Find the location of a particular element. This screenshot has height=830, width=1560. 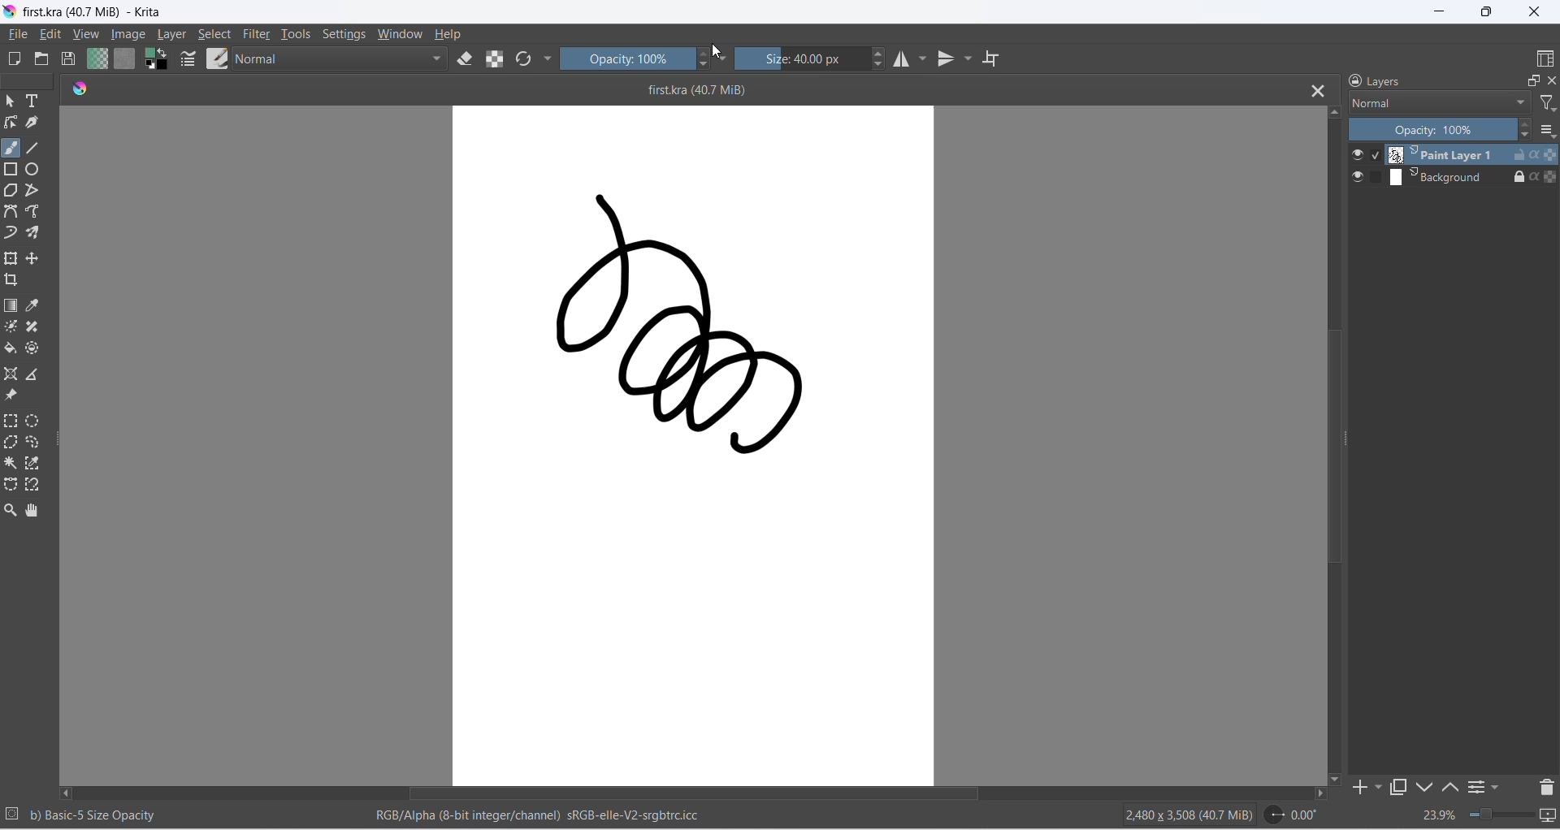

settings is located at coordinates (345, 33).